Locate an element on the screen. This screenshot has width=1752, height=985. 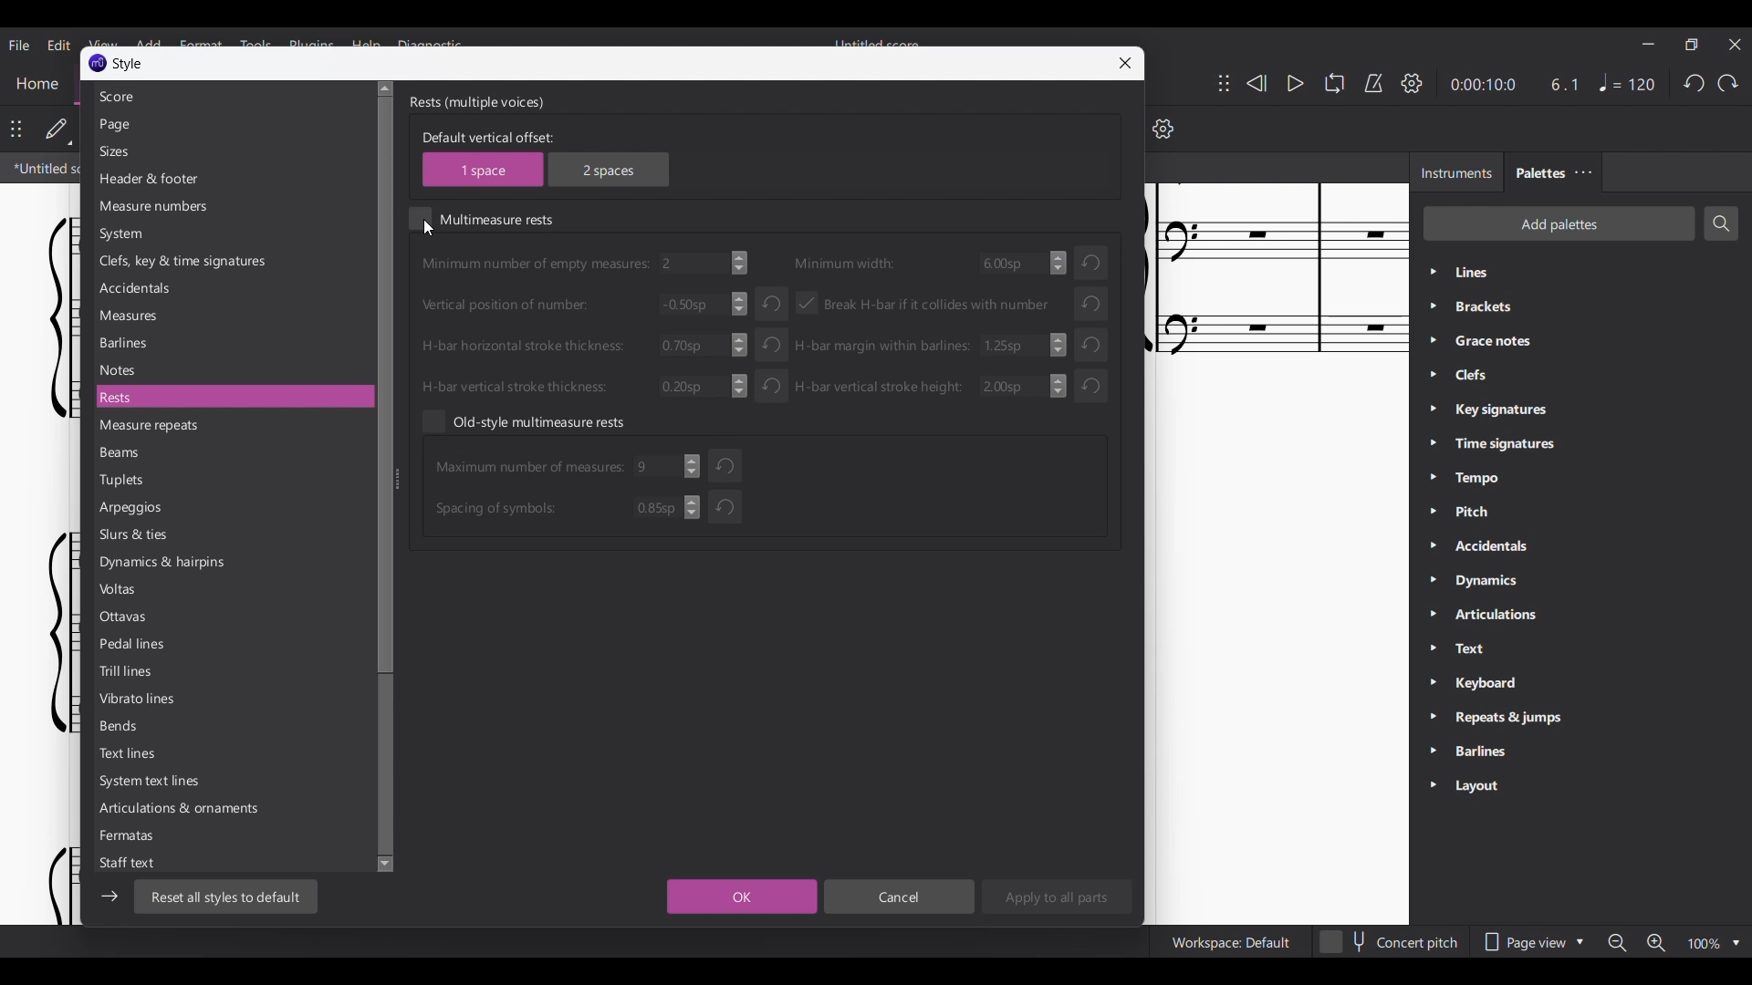
Cancel inputs made is located at coordinates (899, 897).